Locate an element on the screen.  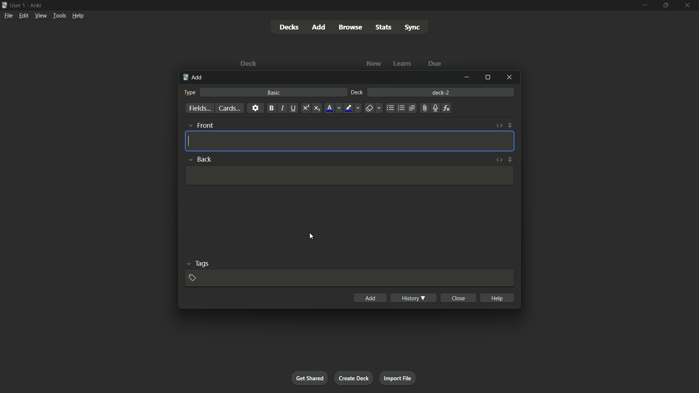
add is located at coordinates (193, 78).